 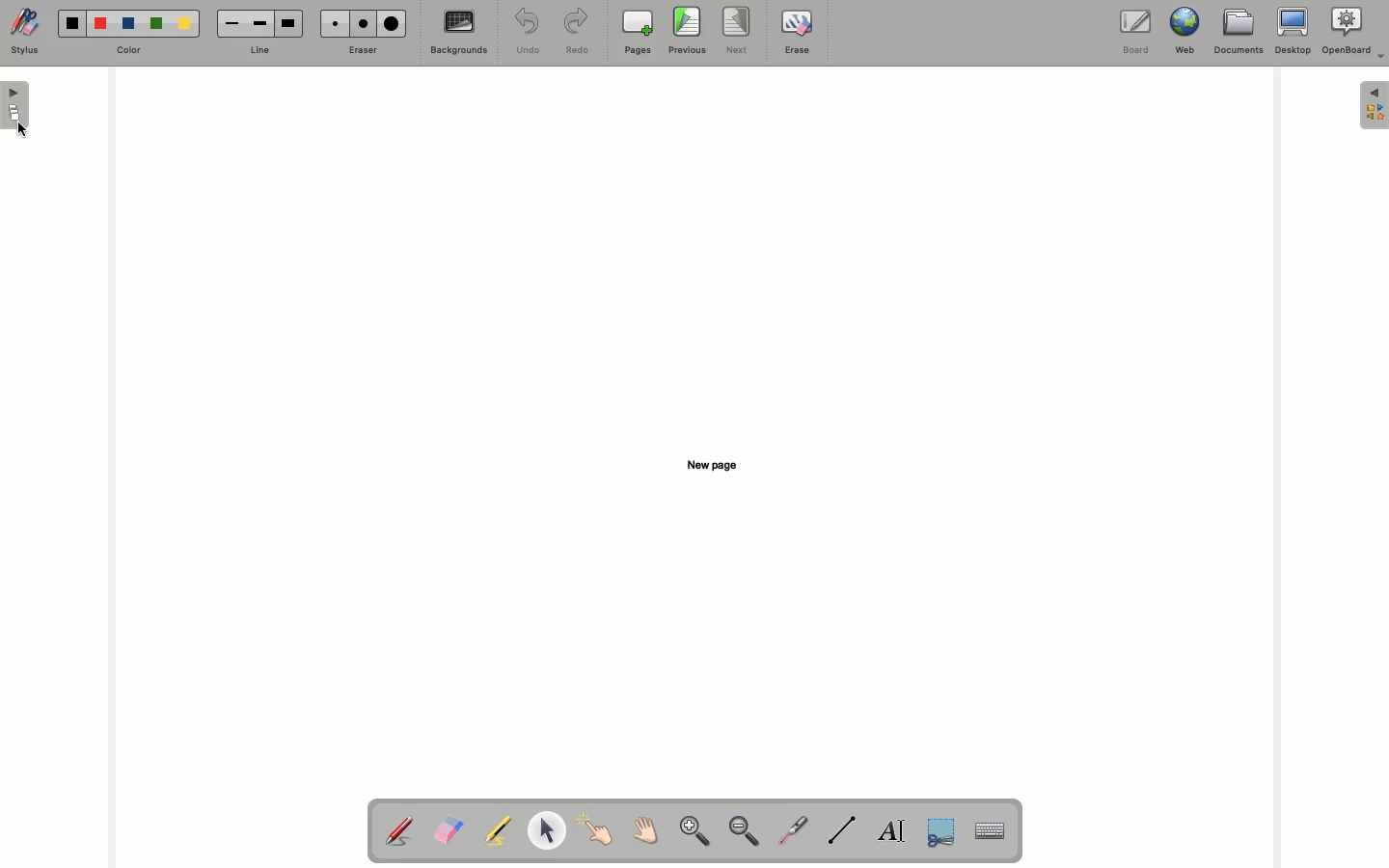 I want to click on Erase, so click(x=797, y=32).